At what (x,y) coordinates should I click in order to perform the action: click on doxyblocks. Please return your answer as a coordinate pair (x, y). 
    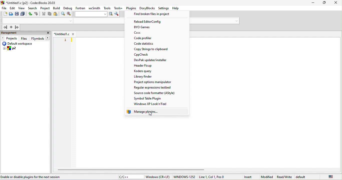
    Looking at the image, I should click on (147, 8).